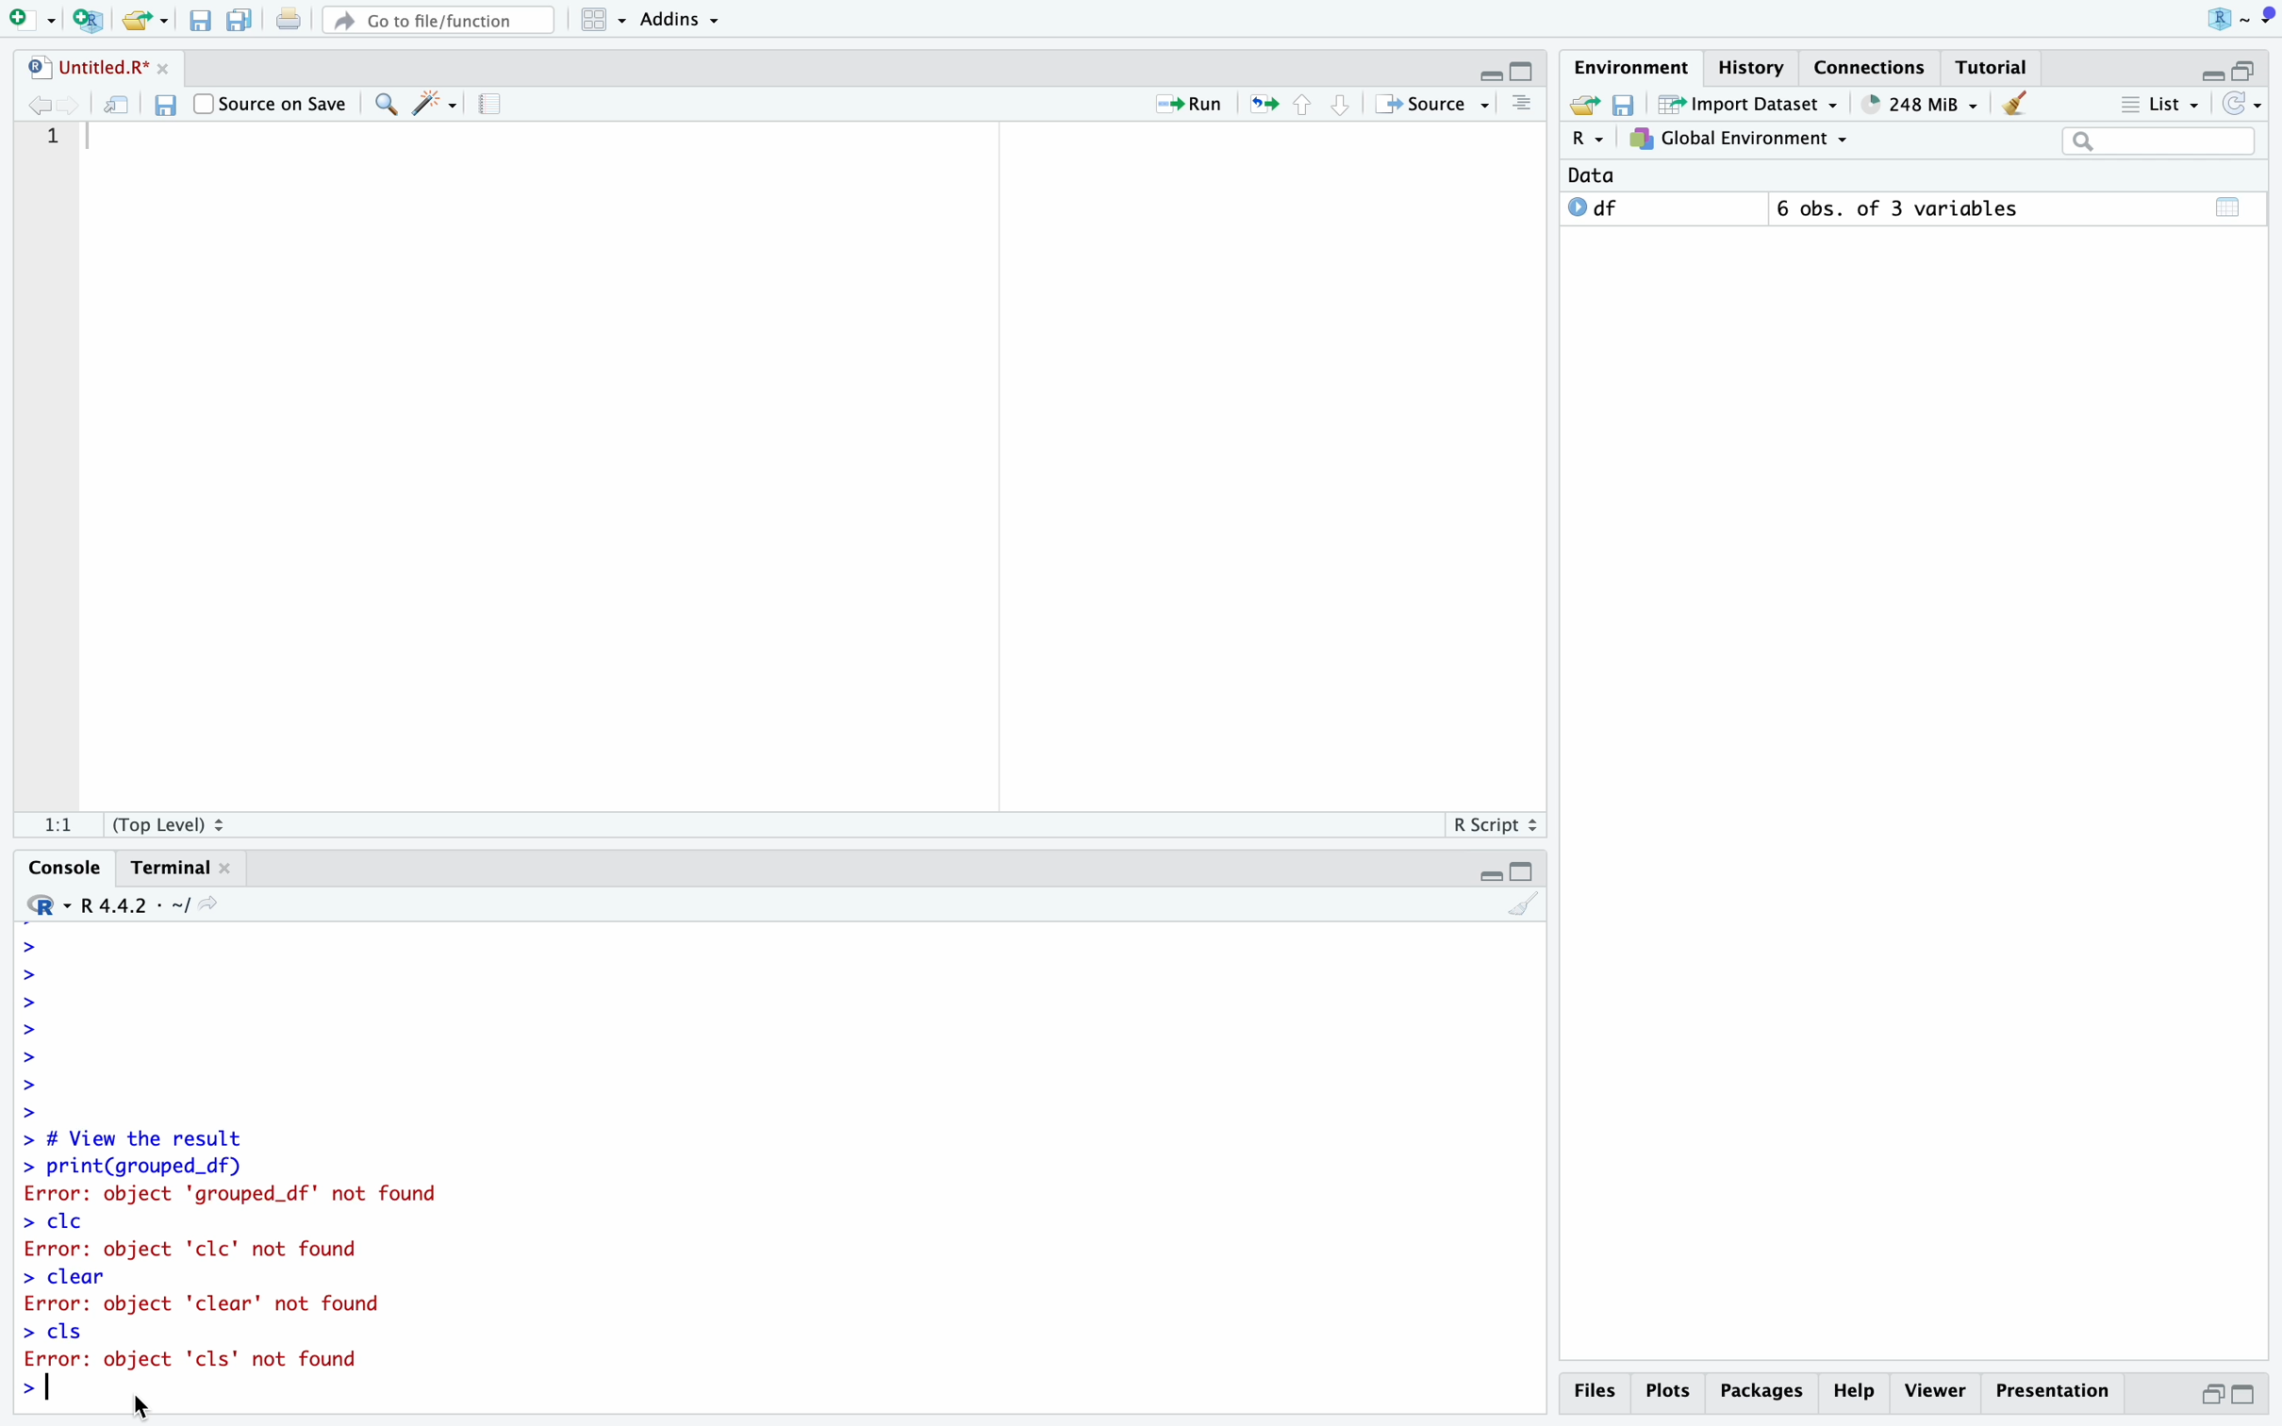 Image resolution: width=2282 pixels, height=1426 pixels. Describe the element at coordinates (2231, 208) in the screenshot. I see `Calender` at that location.